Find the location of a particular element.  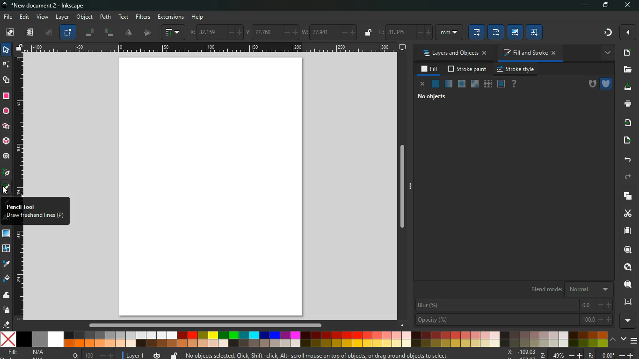

drop is located at coordinates (7, 265).